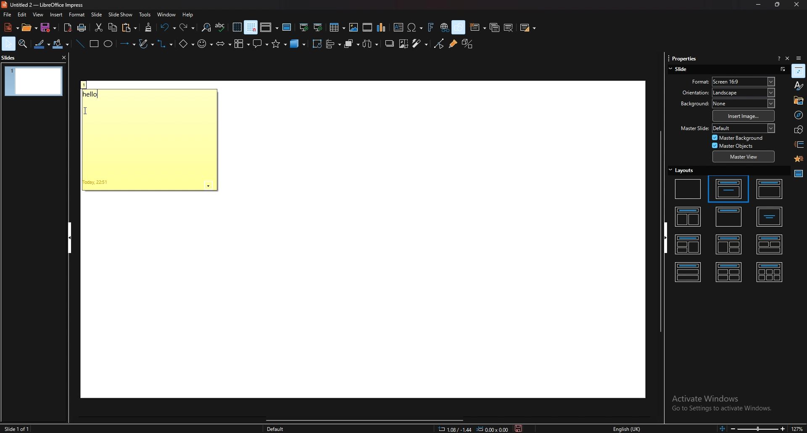 This screenshot has height=433, width=807. Describe the element at coordinates (85, 84) in the screenshot. I see `comment box` at that location.